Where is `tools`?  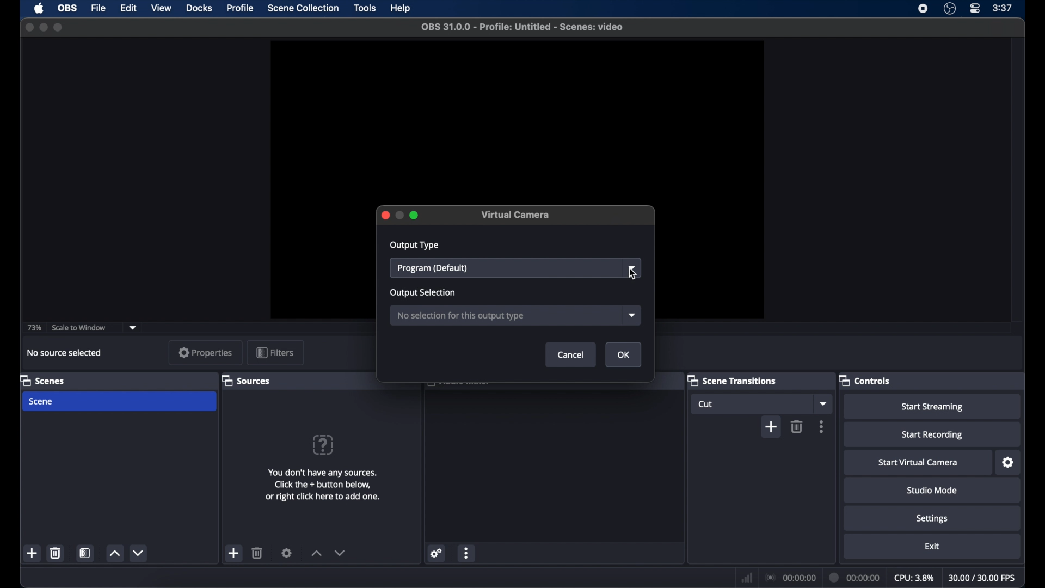
tools is located at coordinates (365, 8).